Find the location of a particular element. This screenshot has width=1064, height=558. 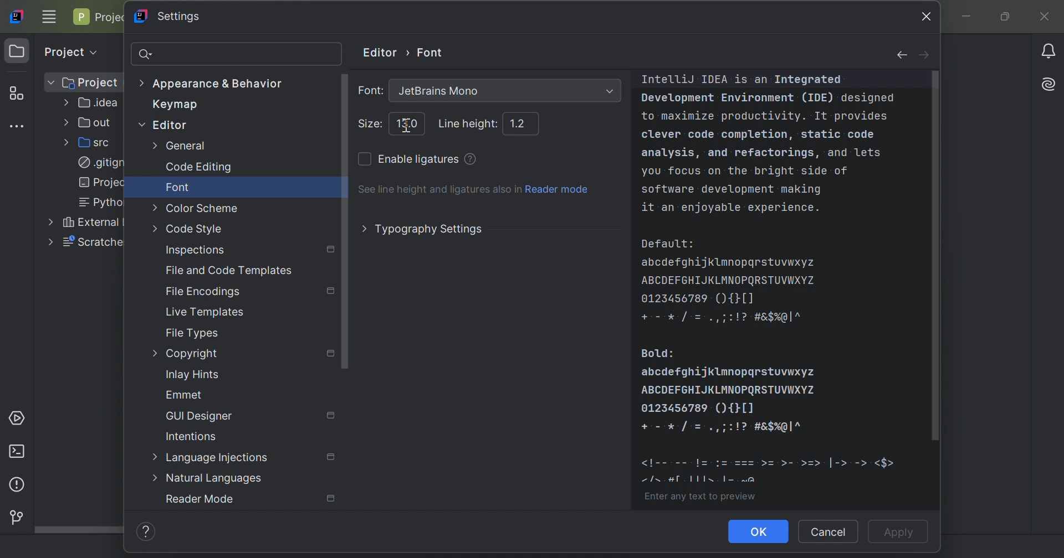

analysis, and refactorings, and lets is located at coordinates (761, 153).